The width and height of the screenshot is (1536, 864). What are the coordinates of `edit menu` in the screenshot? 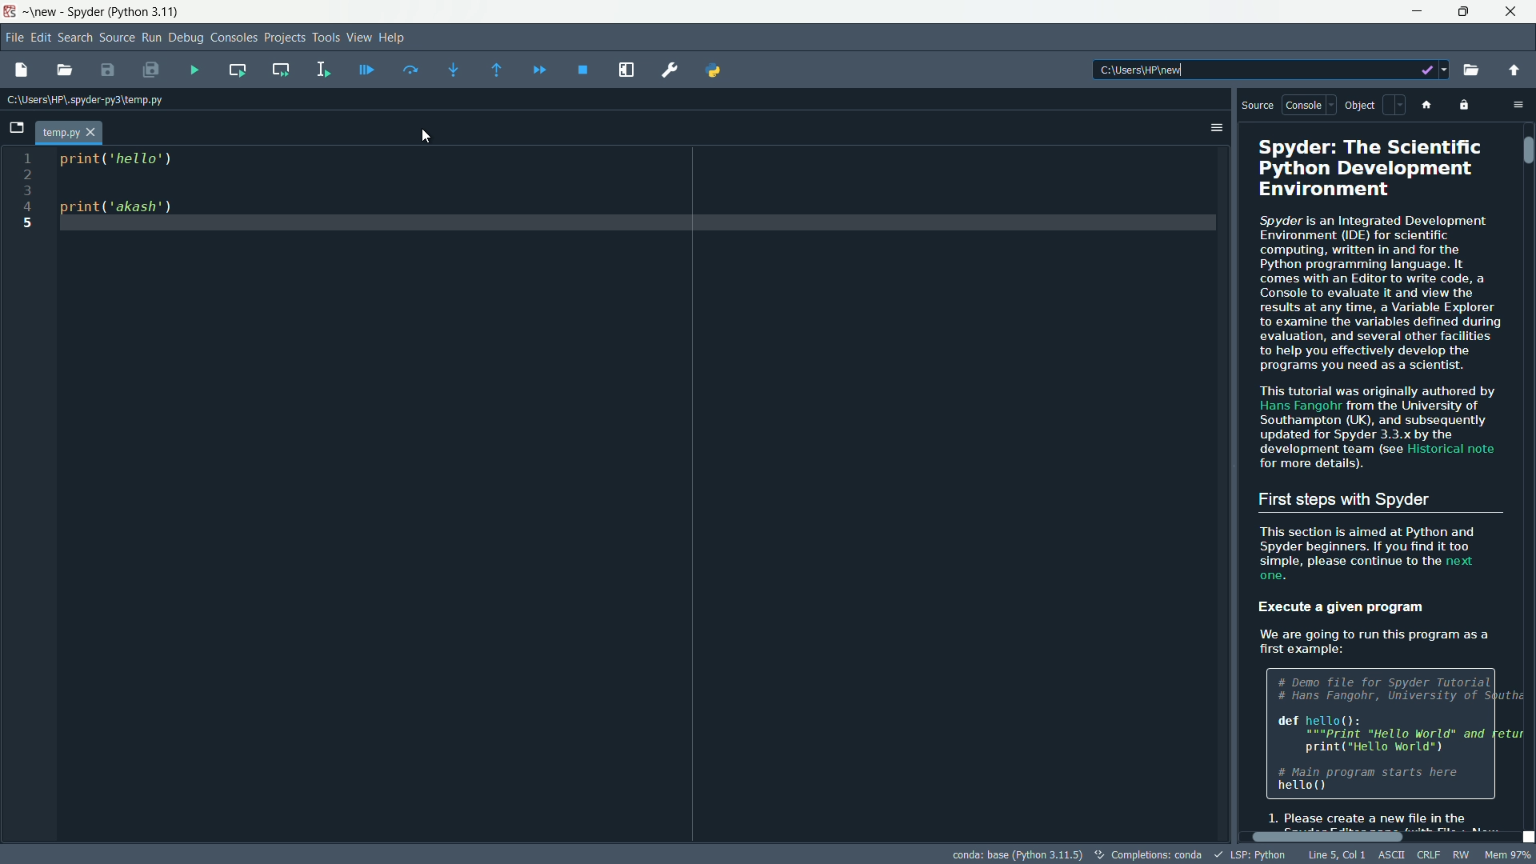 It's located at (41, 37).